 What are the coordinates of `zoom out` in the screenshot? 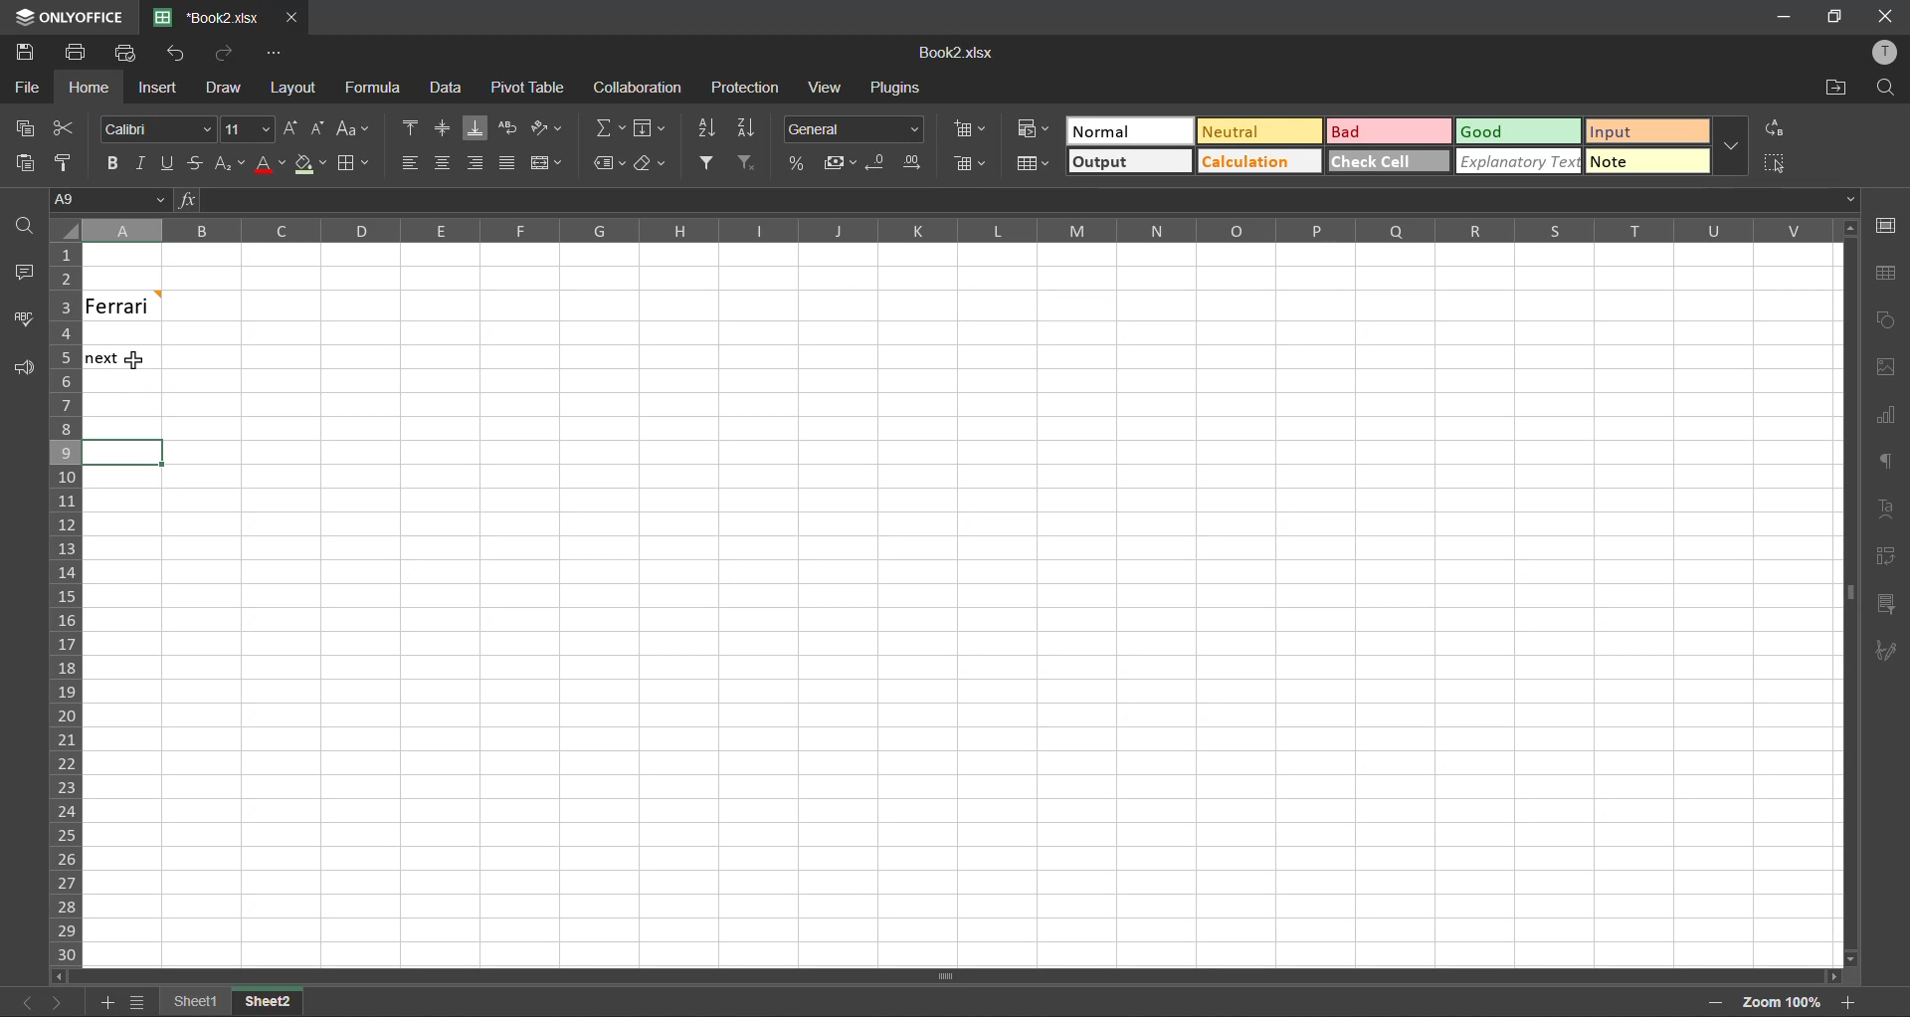 It's located at (1719, 1005).